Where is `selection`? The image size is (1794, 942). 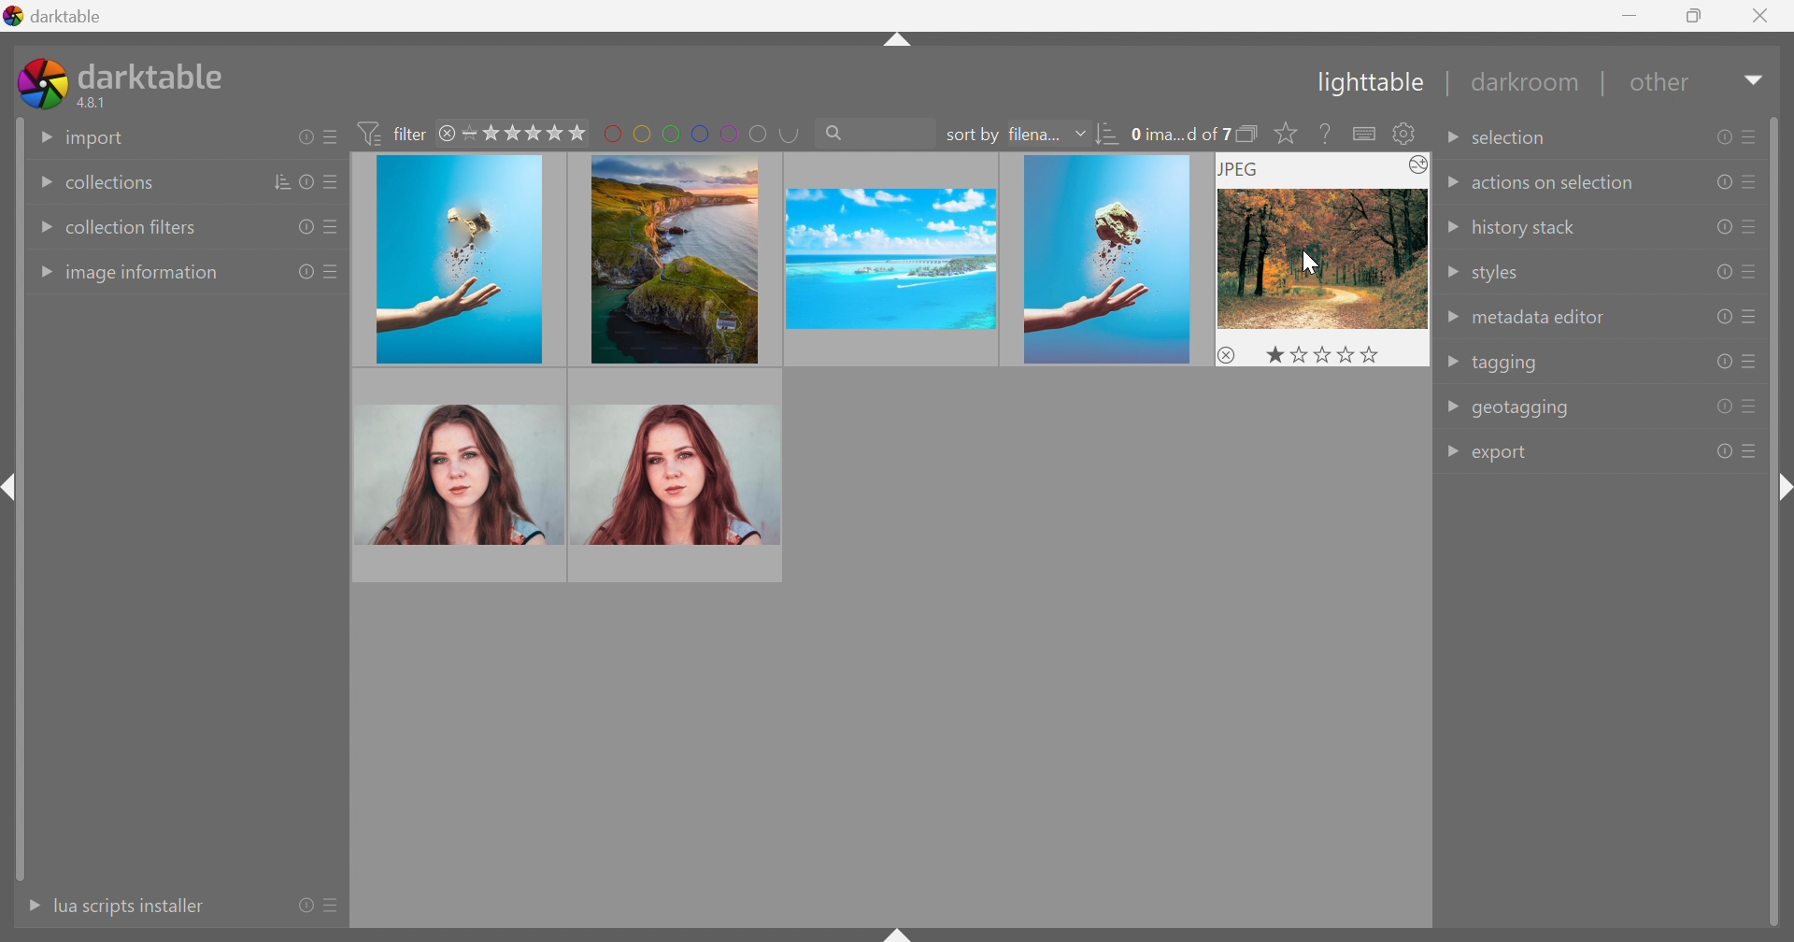
selection is located at coordinates (1515, 139).